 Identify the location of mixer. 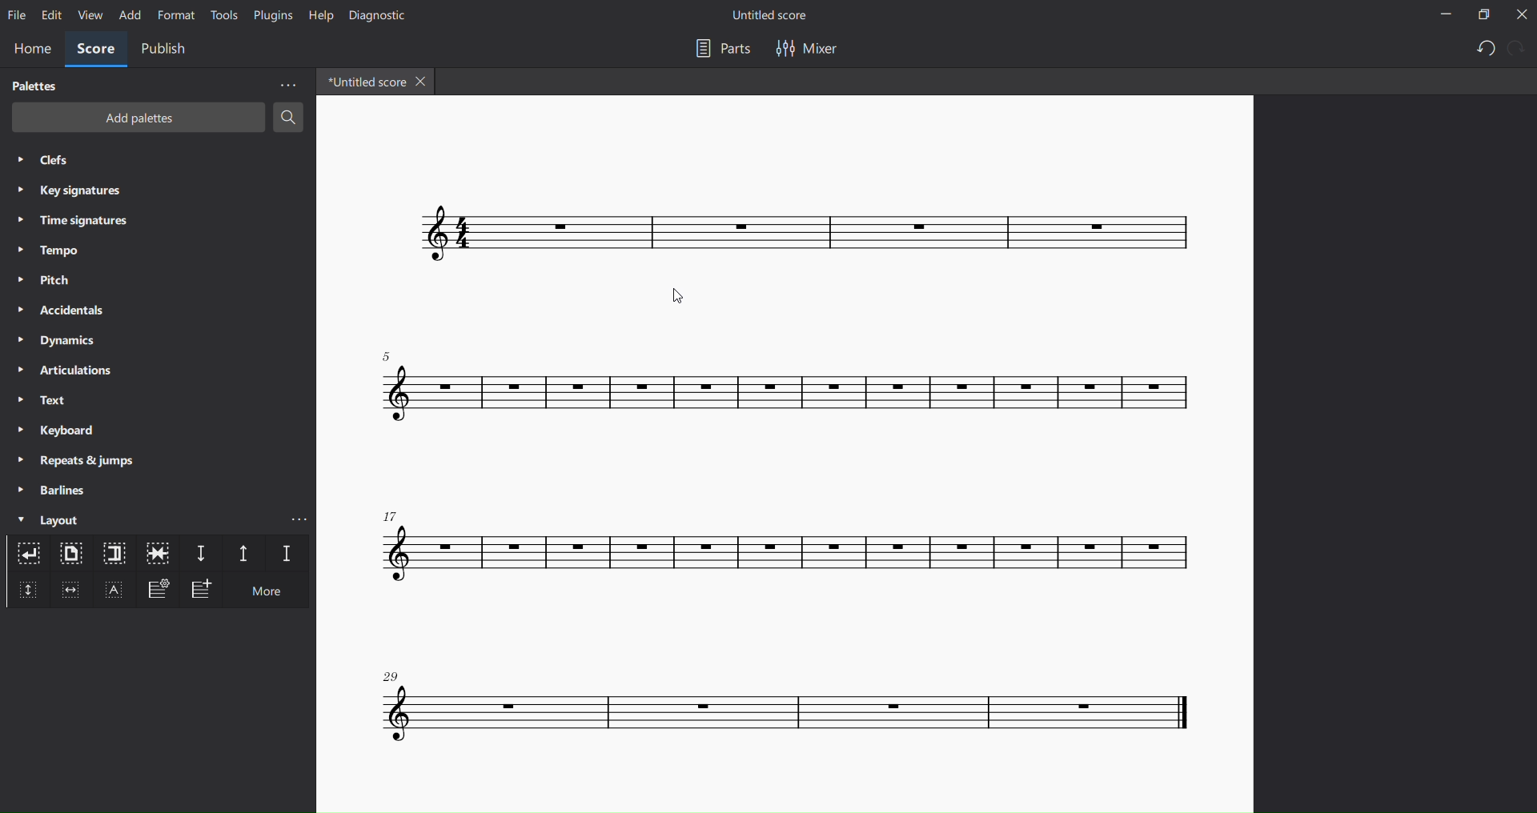
(806, 48).